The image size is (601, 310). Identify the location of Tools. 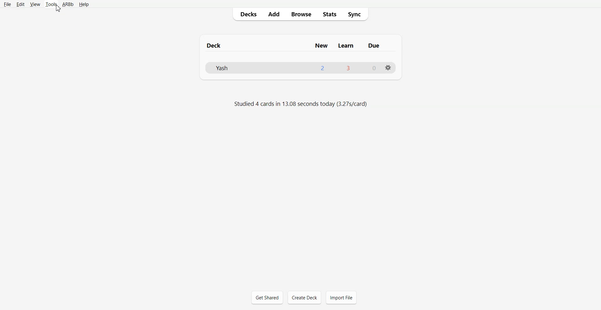
(51, 4).